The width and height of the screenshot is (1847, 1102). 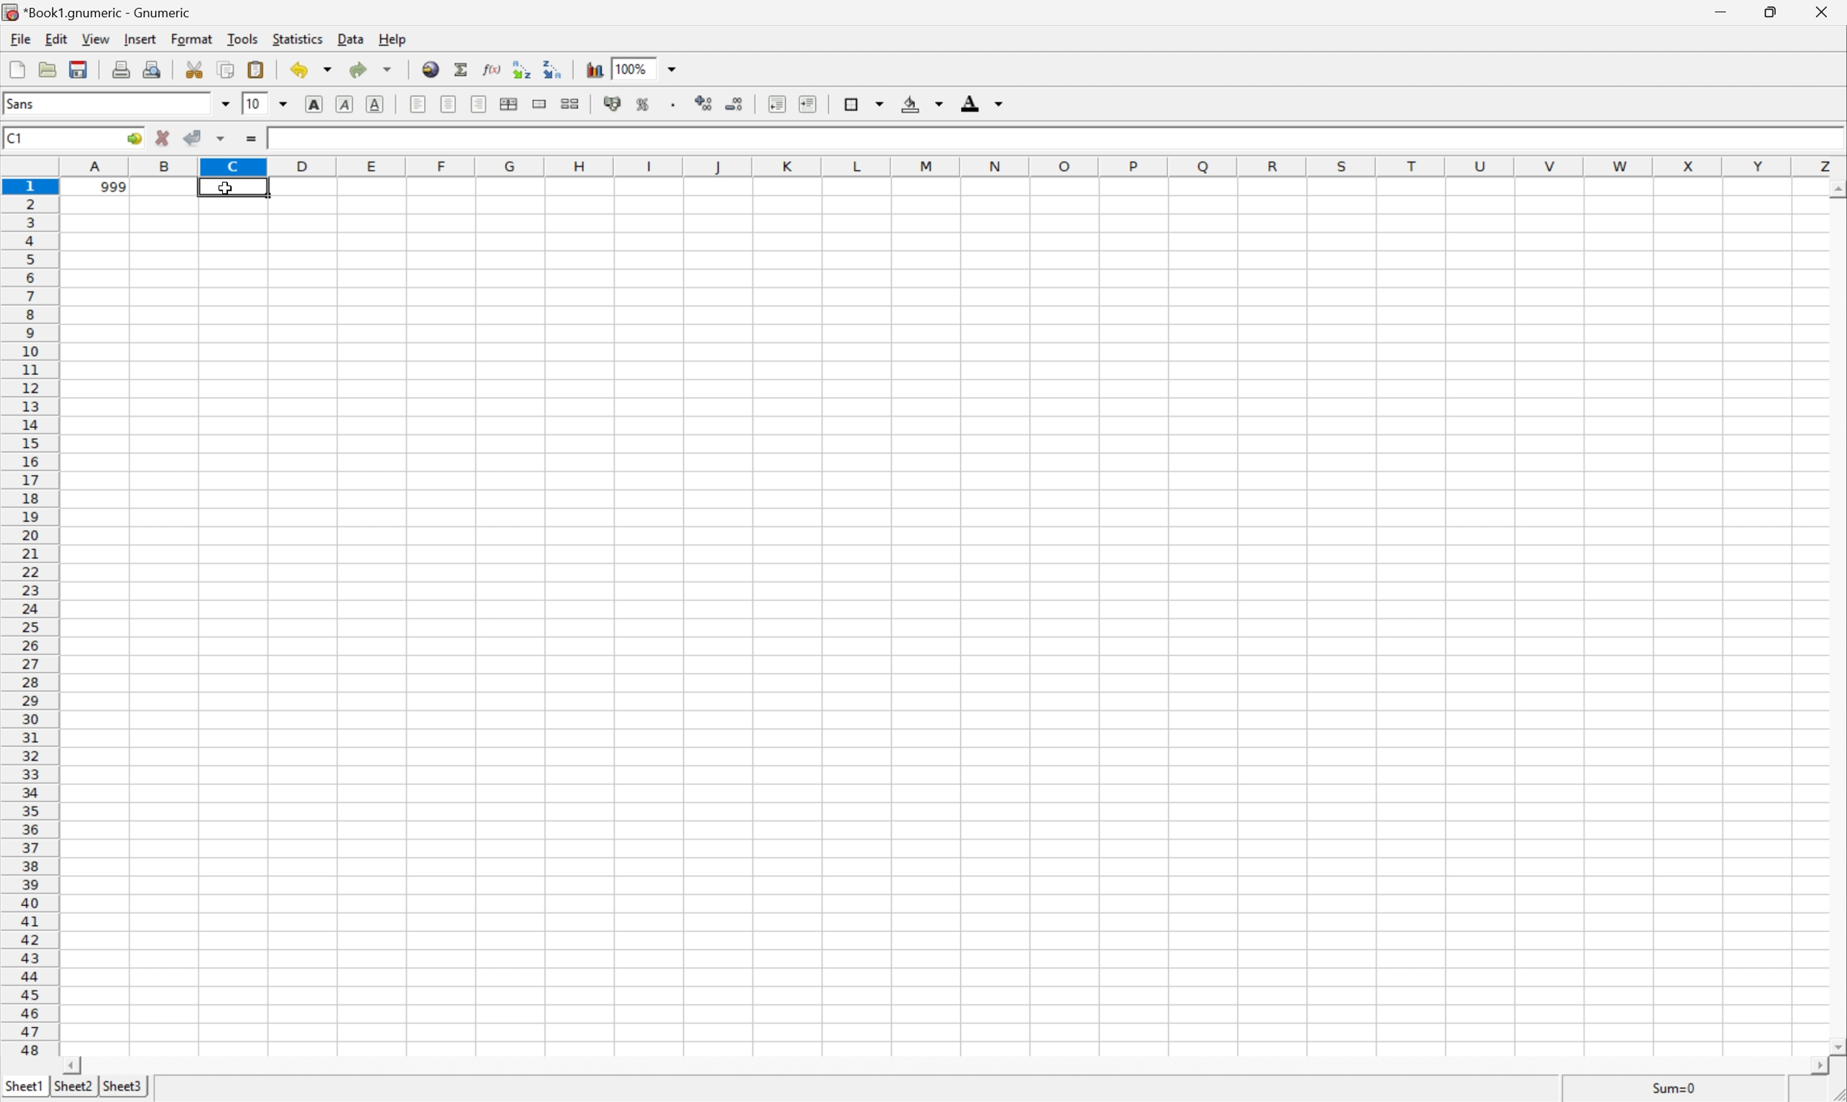 I want to click on italic, so click(x=343, y=102).